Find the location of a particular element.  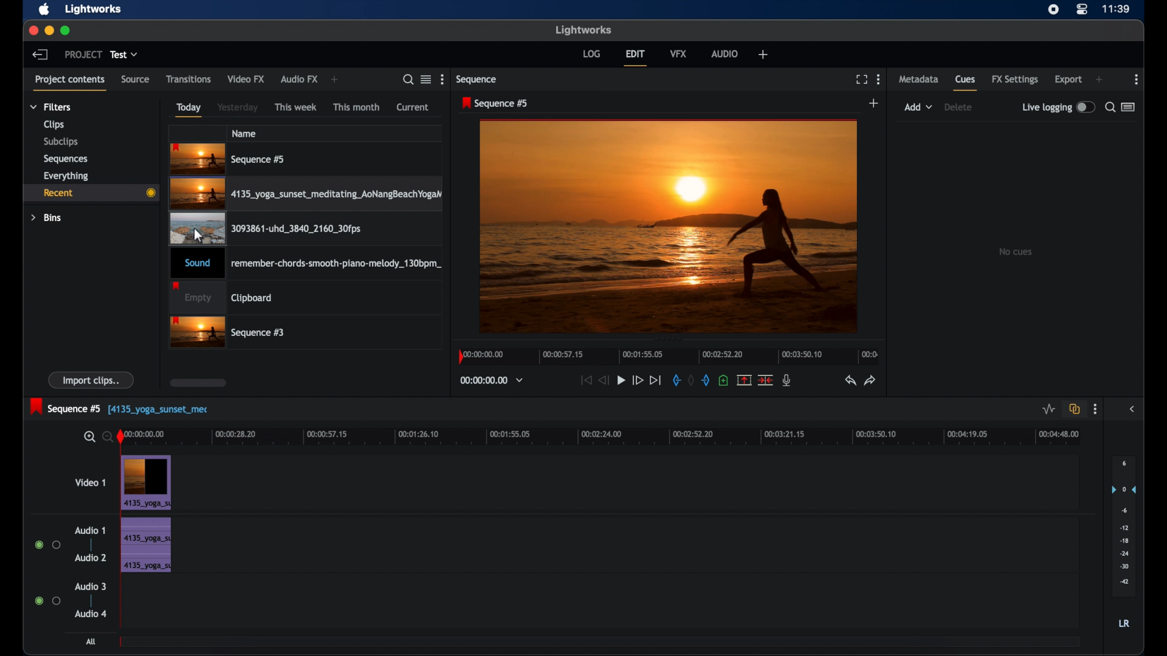

lightworks is located at coordinates (585, 30).